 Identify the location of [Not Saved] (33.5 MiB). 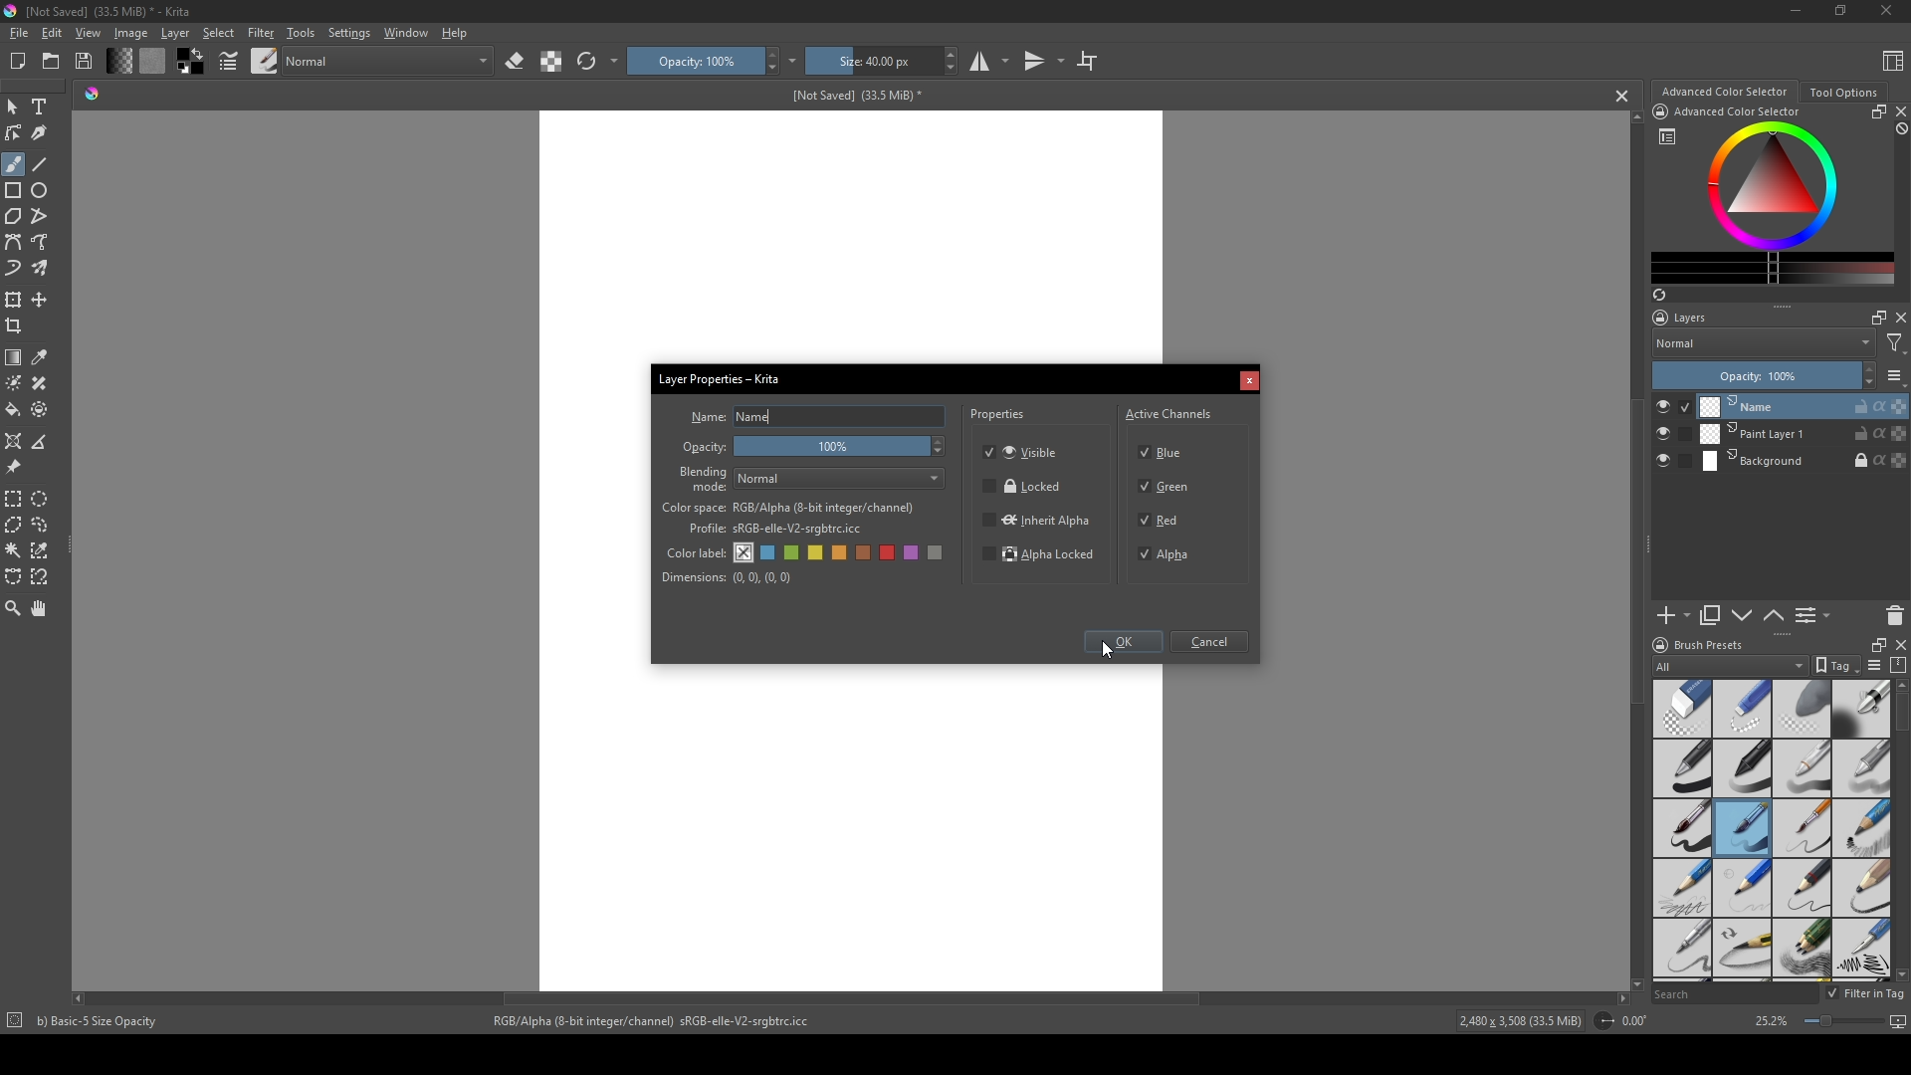
(853, 96).